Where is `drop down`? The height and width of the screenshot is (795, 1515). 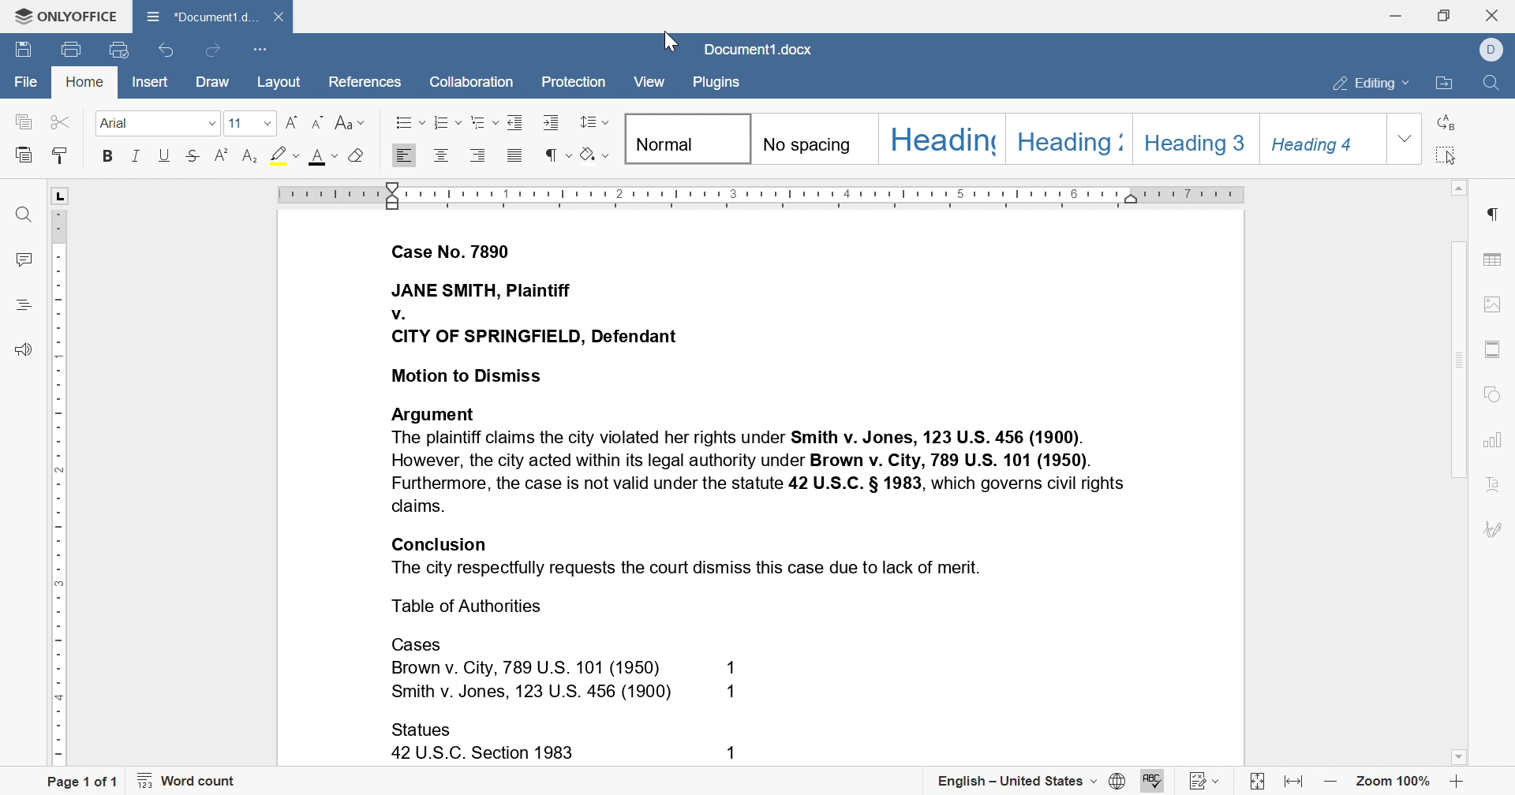
drop down is located at coordinates (1405, 138).